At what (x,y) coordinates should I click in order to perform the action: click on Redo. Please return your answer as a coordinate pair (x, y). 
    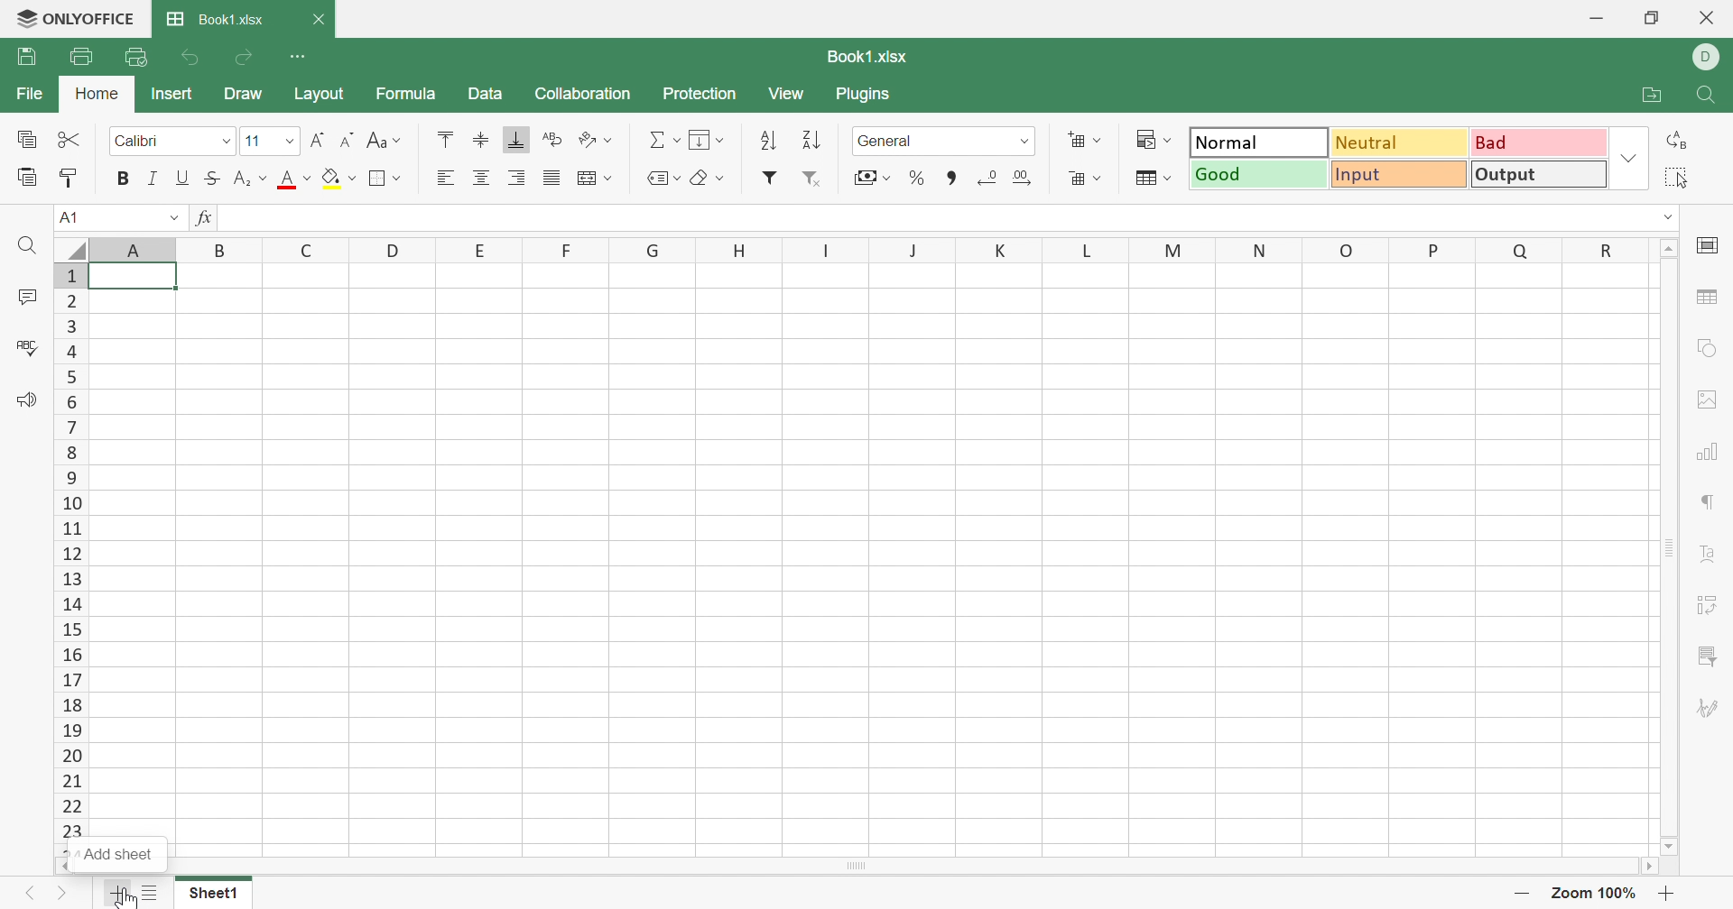
    Looking at the image, I should click on (245, 59).